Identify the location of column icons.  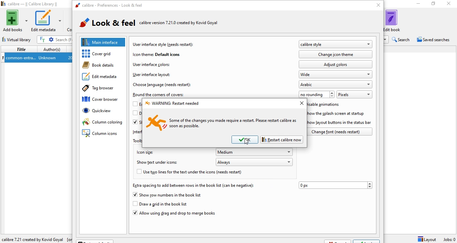
(101, 134).